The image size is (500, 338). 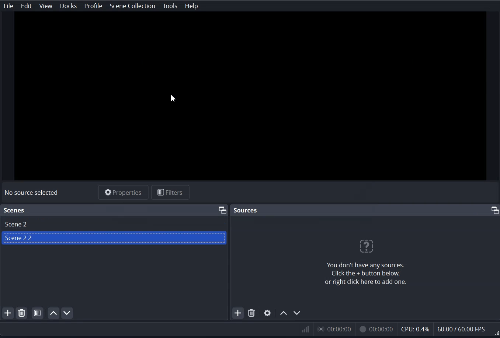 I want to click on Add Source, so click(x=238, y=313).